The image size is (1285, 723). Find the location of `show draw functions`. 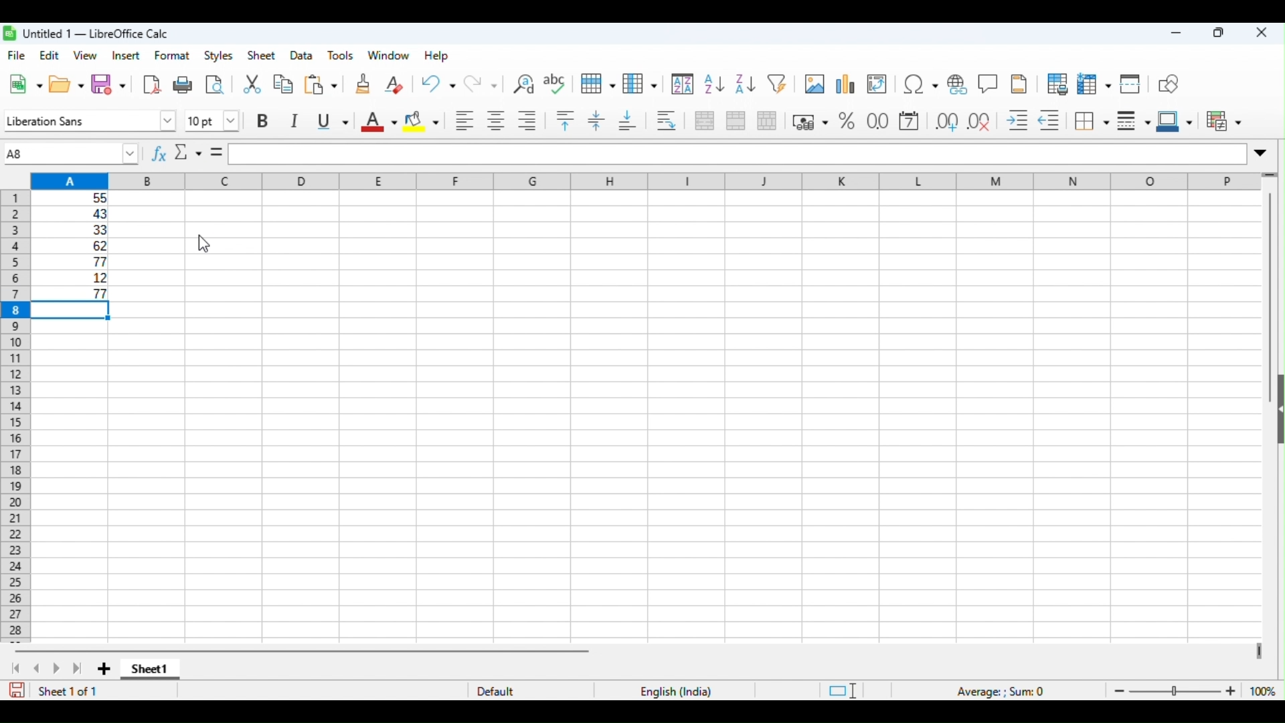

show draw functions is located at coordinates (1171, 82).